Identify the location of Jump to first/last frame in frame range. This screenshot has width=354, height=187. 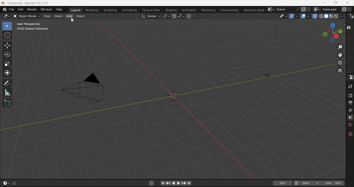
(189, 183).